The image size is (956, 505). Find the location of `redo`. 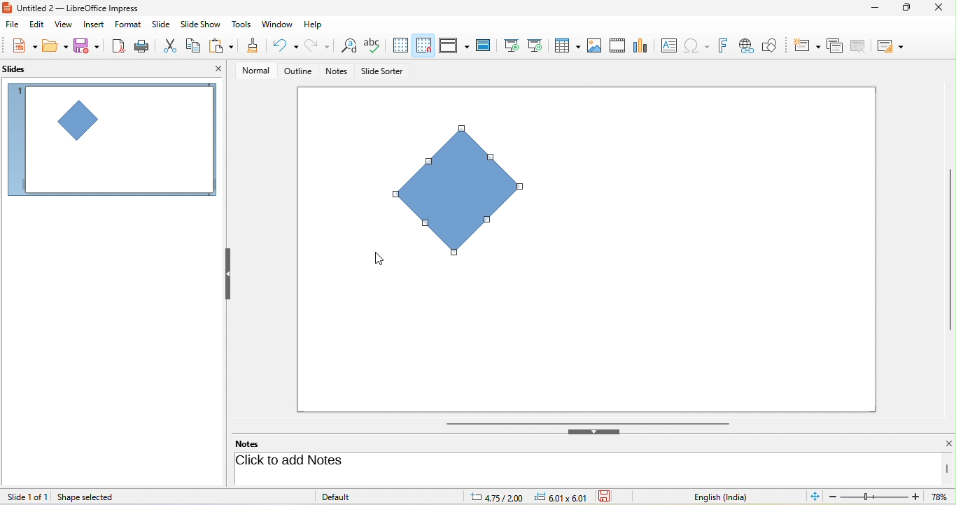

redo is located at coordinates (317, 46).